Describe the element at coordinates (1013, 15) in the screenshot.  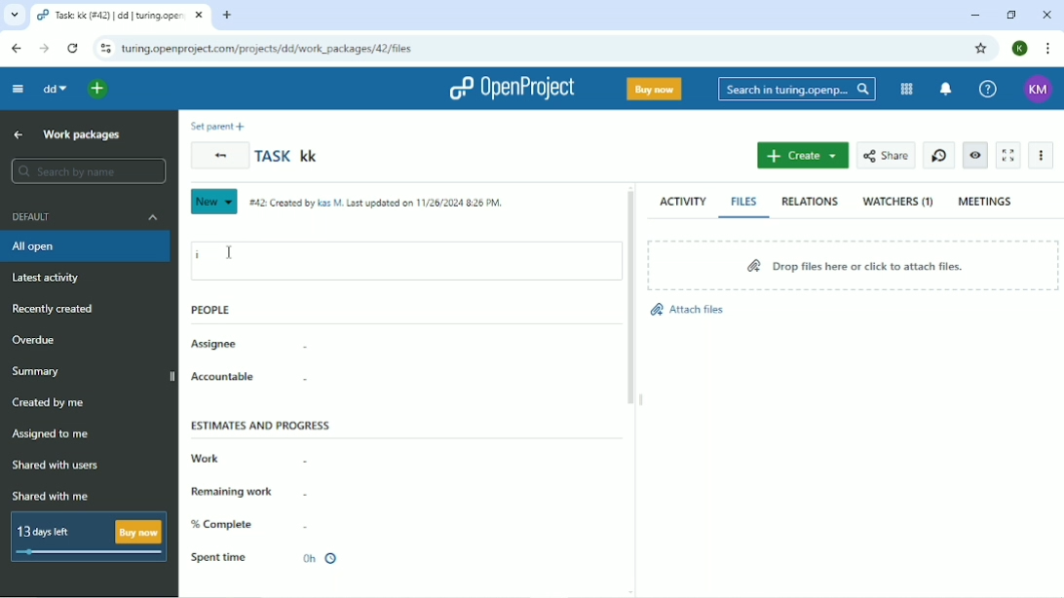
I see `Restore down` at that location.